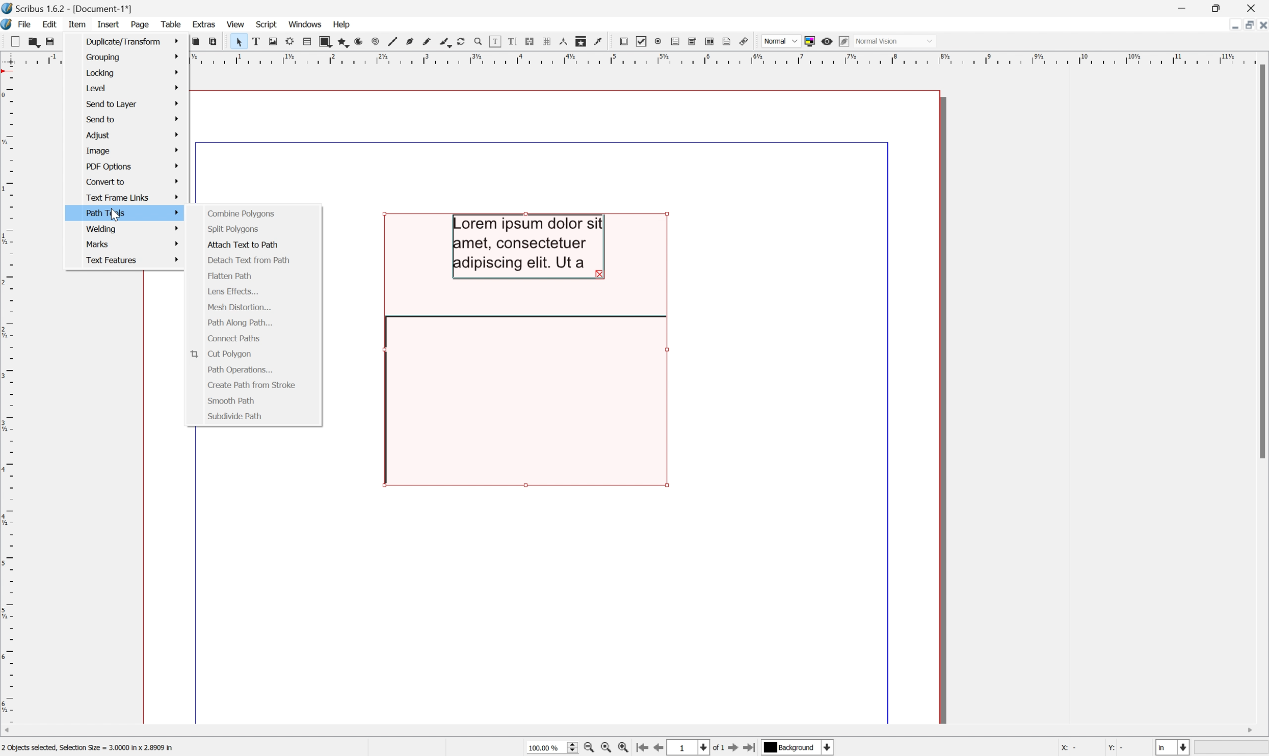  I want to click on Path along path, so click(241, 323).